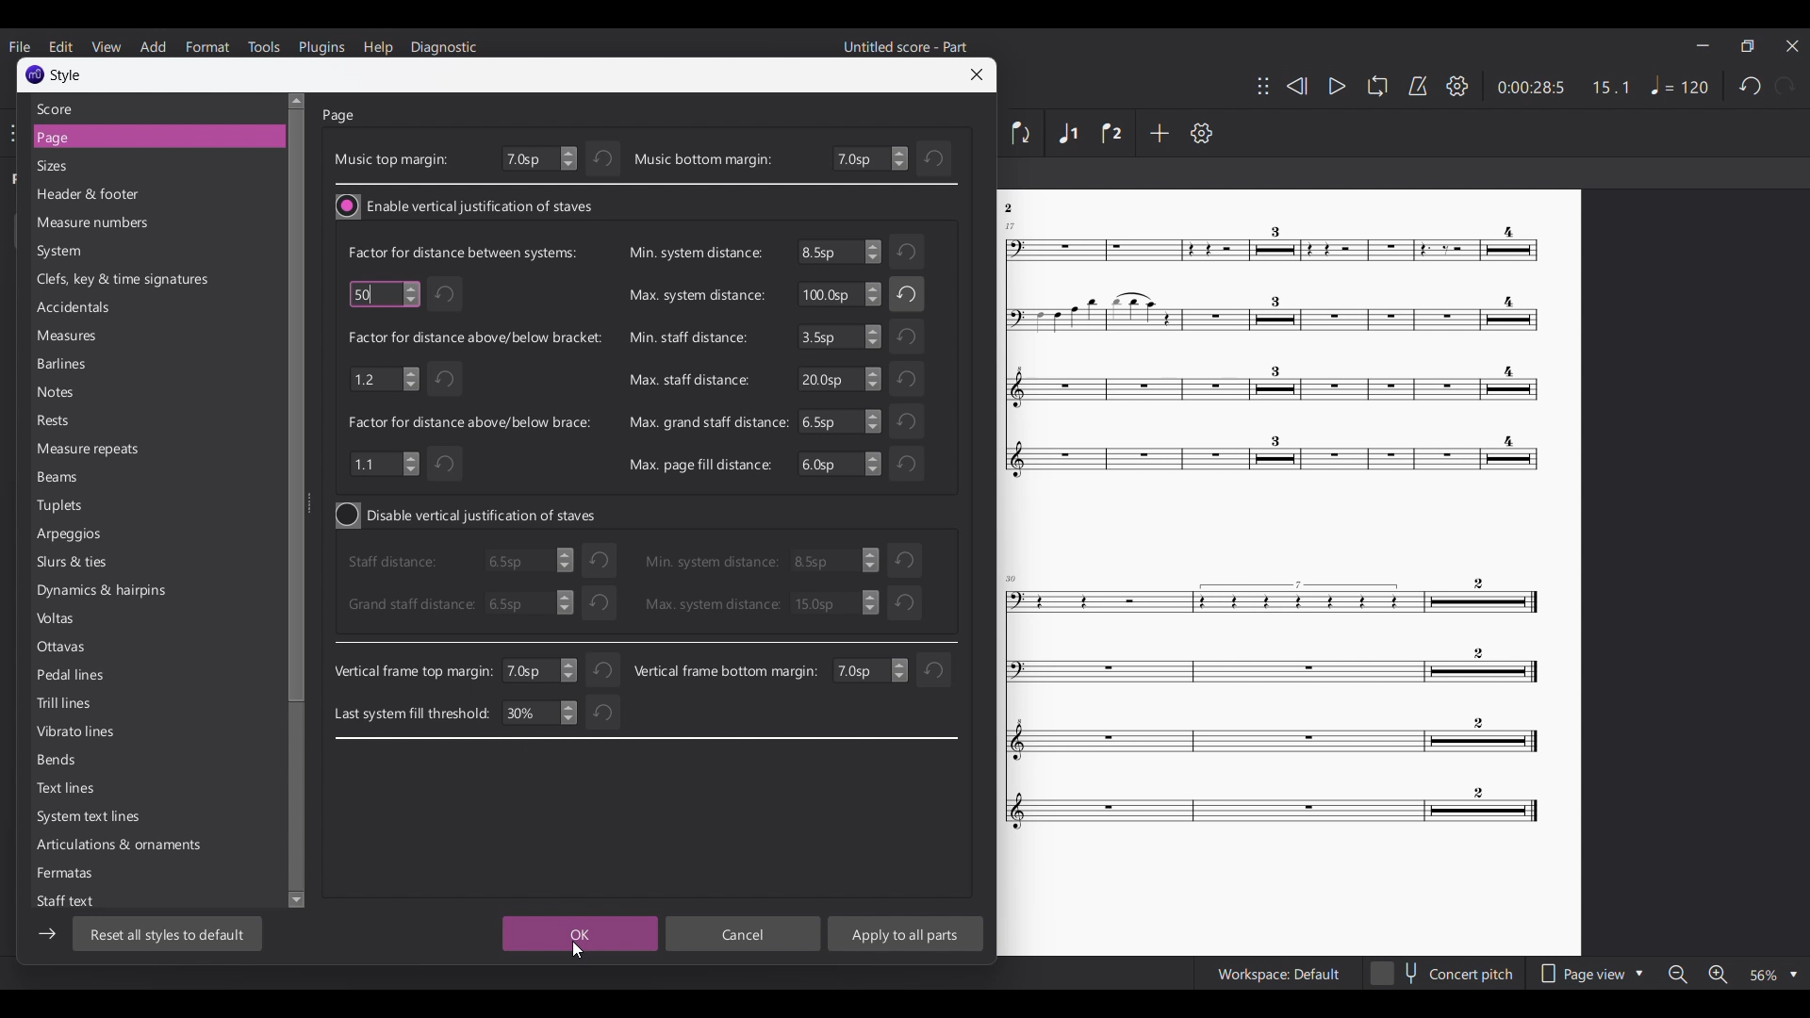 This screenshot has height=1018, width=1810. What do you see at coordinates (1067, 133) in the screenshot?
I see `Voice 1` at bounding box center [1067, 133].